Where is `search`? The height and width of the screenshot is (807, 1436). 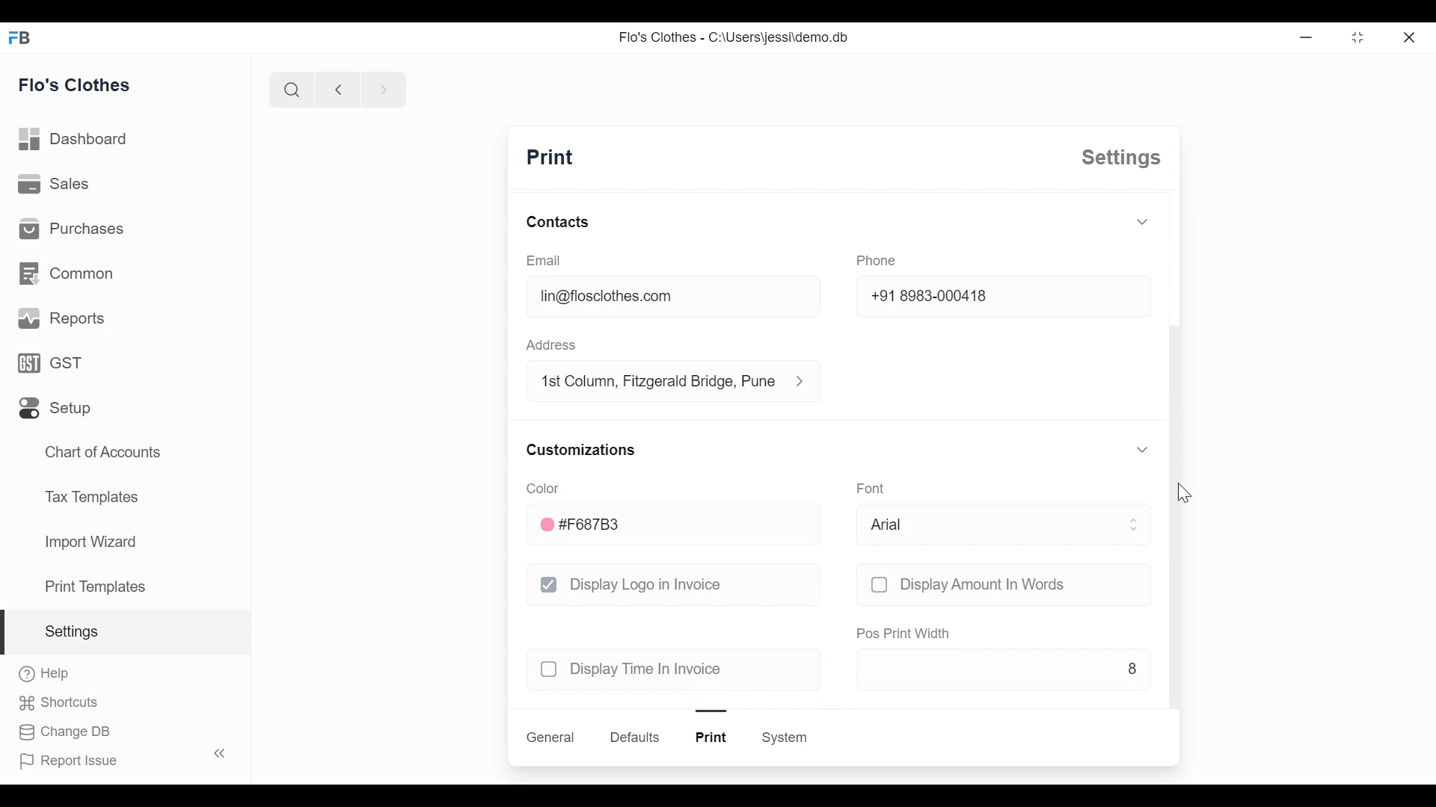 search is located at coordinates (291, 89).